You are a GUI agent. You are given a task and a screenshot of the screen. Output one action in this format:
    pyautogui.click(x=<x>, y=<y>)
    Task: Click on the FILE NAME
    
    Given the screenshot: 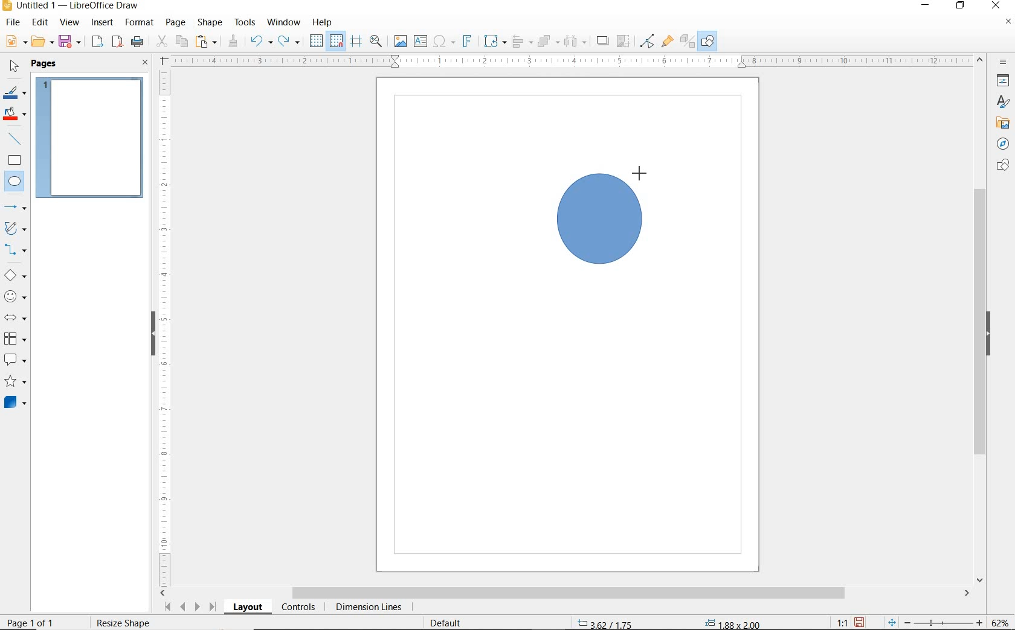 What is the action you would take?
    pyautogui.click(x=70, y=7)
    